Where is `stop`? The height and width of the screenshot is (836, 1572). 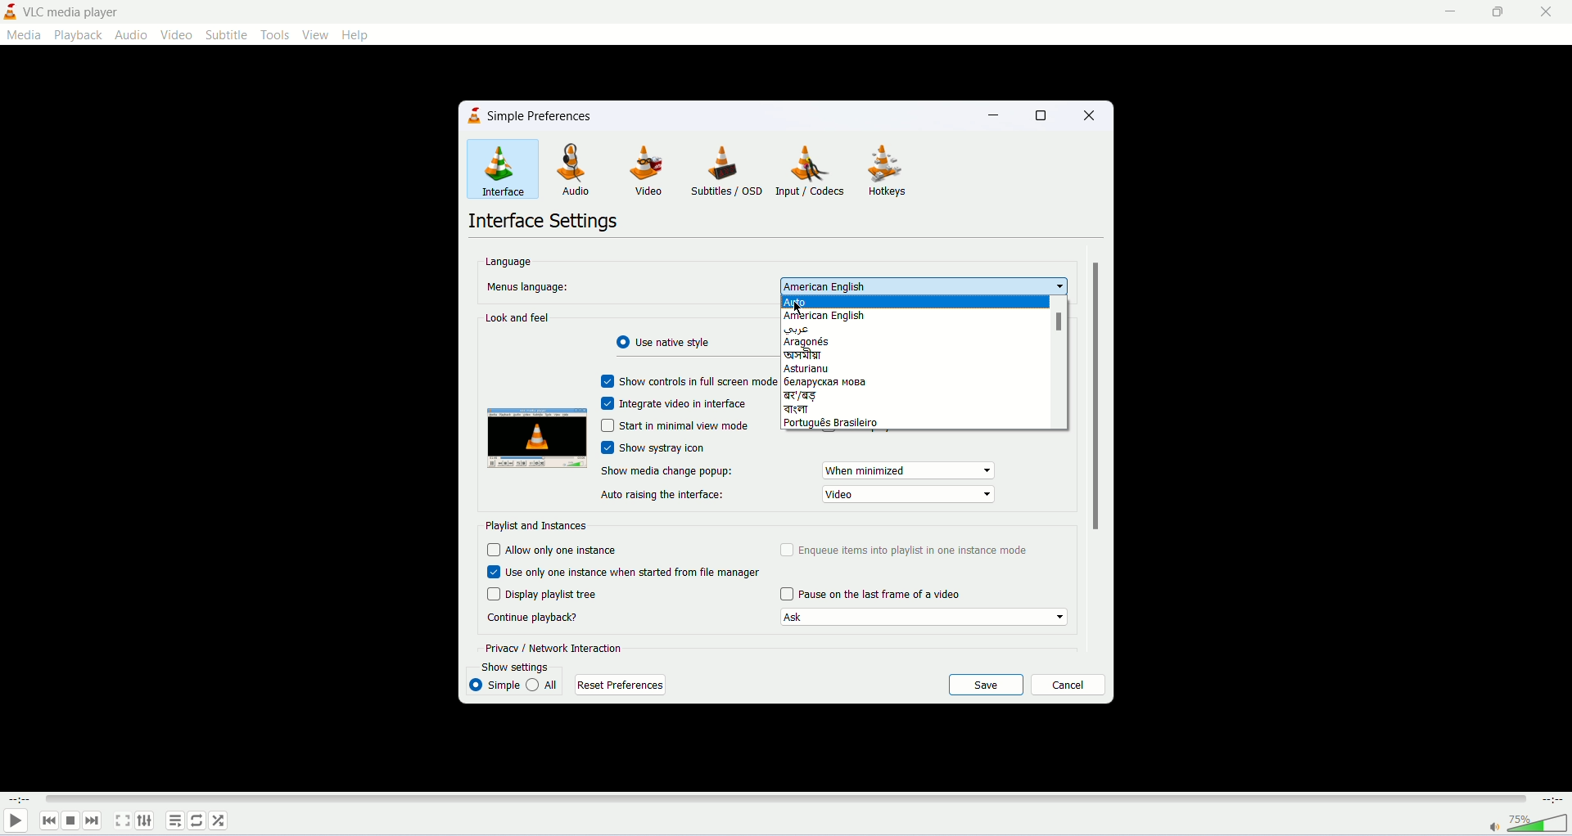
stop is located at coordinates (70, 822).